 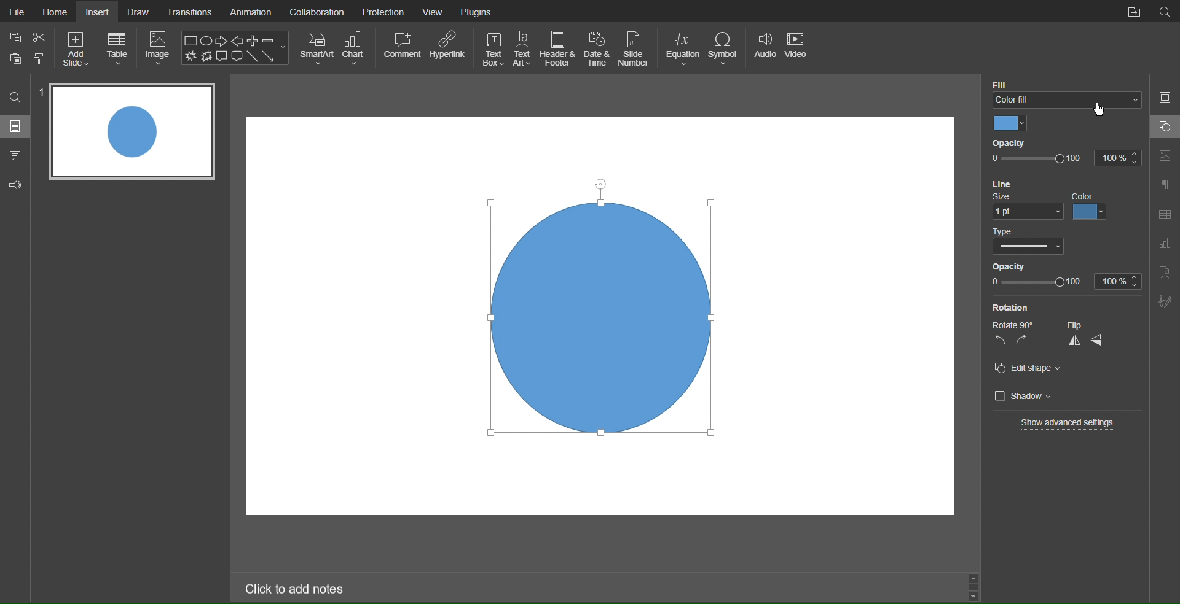 I want to click on Comments, so click(x=16, y=155).